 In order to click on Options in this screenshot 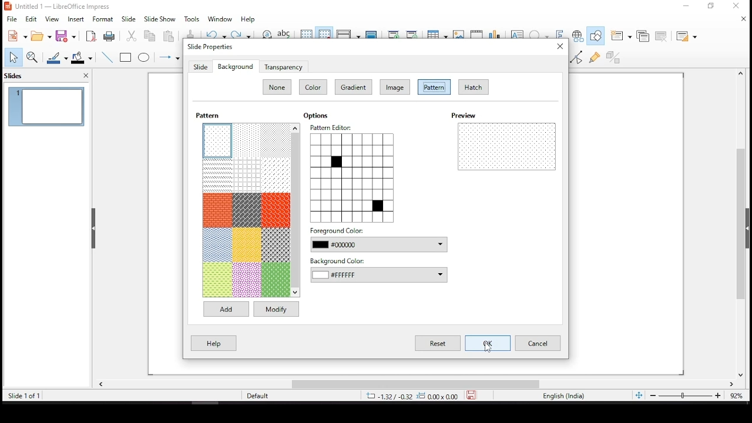, I will do `click(321, 116)`.